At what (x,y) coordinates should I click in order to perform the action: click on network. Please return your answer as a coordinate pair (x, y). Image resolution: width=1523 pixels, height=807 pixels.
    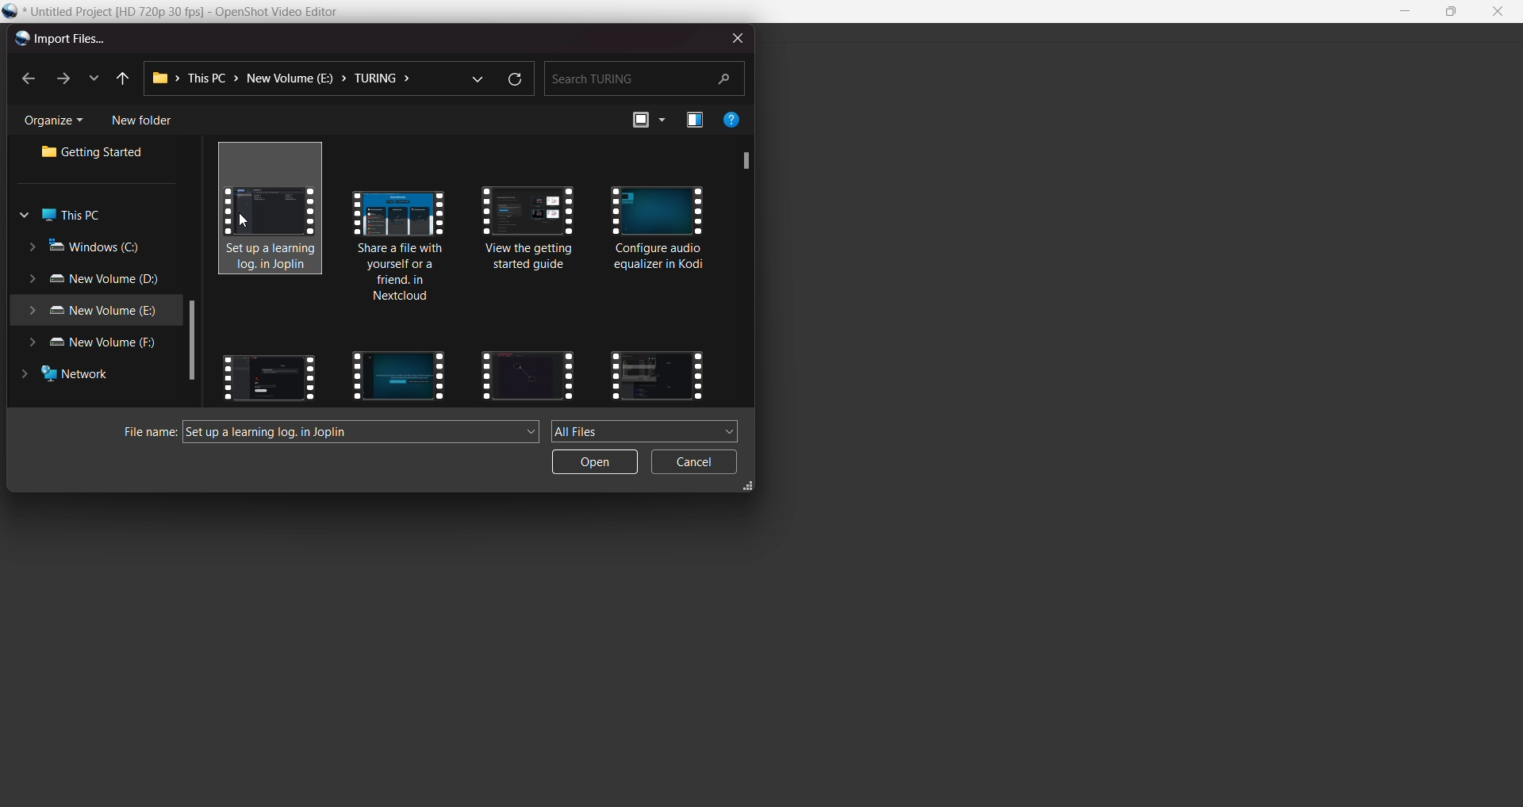
    Looking at the image, I should click on (72, 377).